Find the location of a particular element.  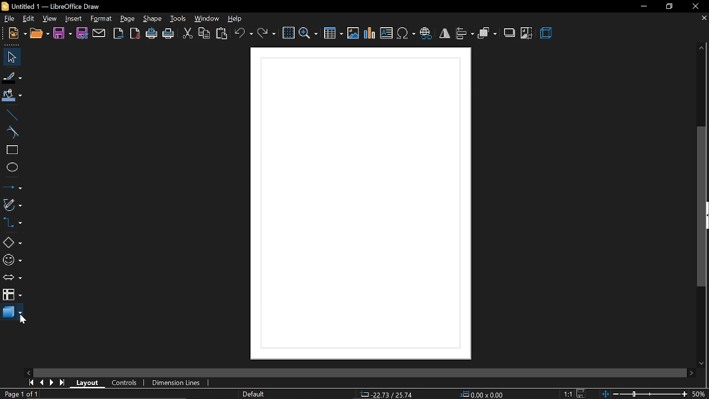

Untitled 1 — LibreOffice Draw is located at coordinates (55, 7).